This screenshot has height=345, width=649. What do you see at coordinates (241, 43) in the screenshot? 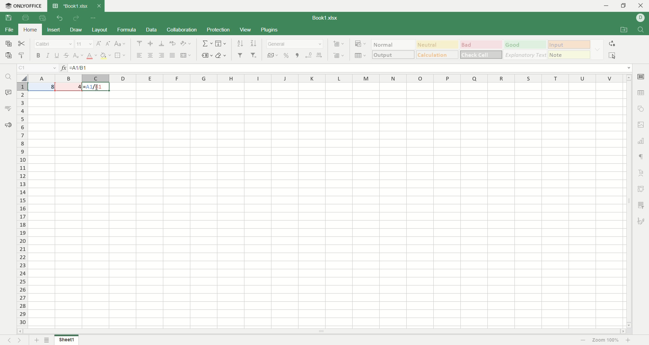
I see `sort ascending` at bounding box center [241, 43].